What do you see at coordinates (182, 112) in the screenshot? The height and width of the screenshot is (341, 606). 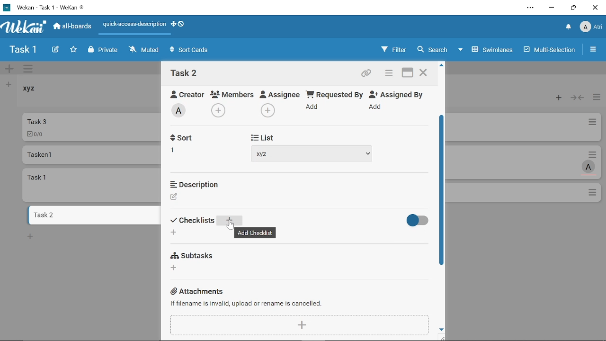 I see `Add labe;` at bounding box center [182, 112].